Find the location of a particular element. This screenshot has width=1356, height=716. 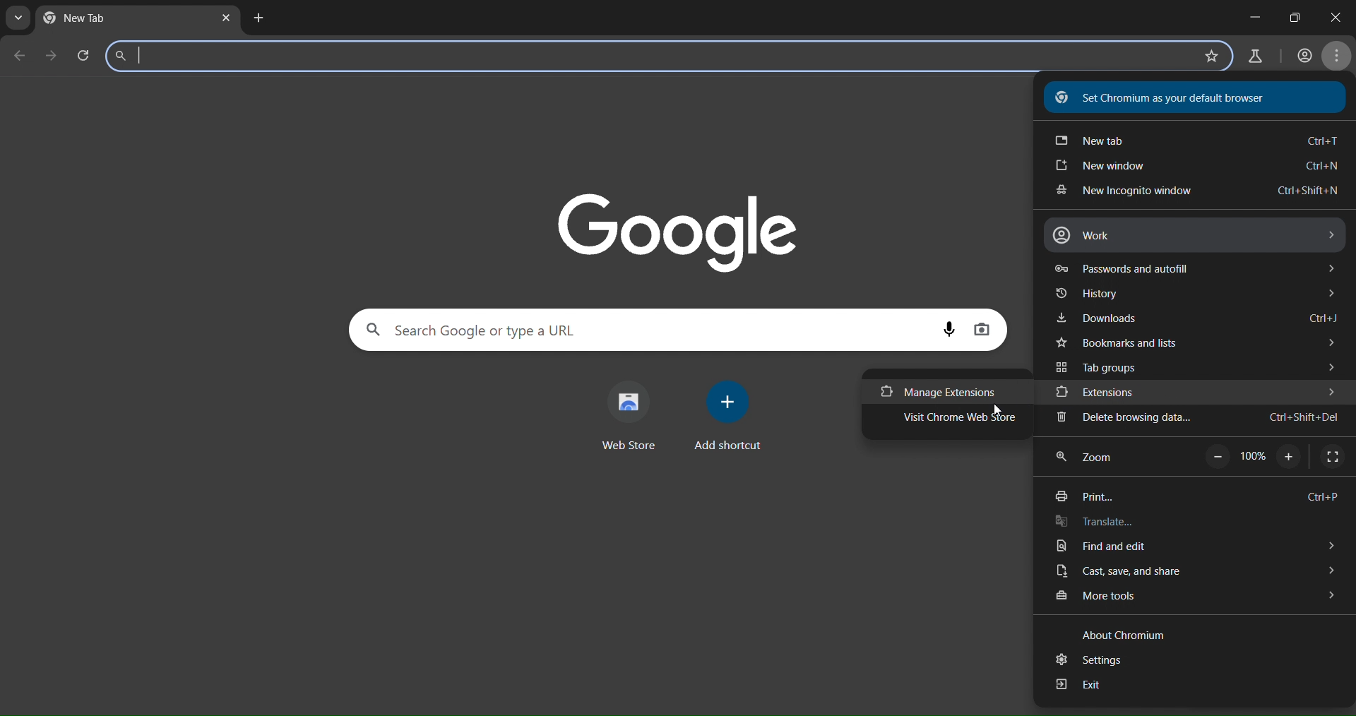

new tab is located at coordinates (89, 20).